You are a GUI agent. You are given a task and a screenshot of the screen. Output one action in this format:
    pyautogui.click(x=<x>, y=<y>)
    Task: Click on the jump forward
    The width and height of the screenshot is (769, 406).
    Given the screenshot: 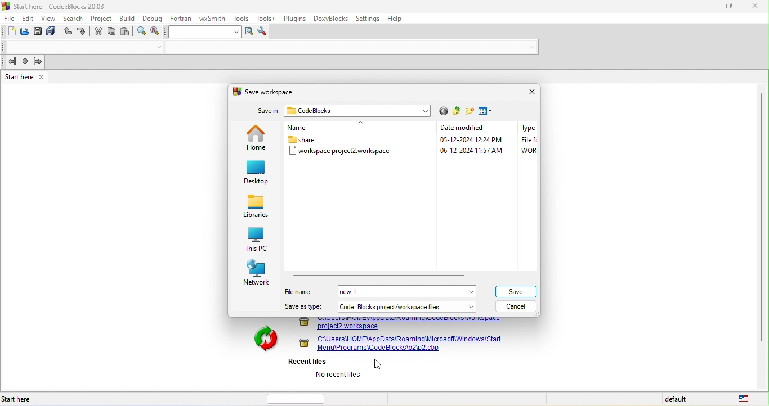 What is the action you would take?
    pyautogui.click(x=39, y=61)
    